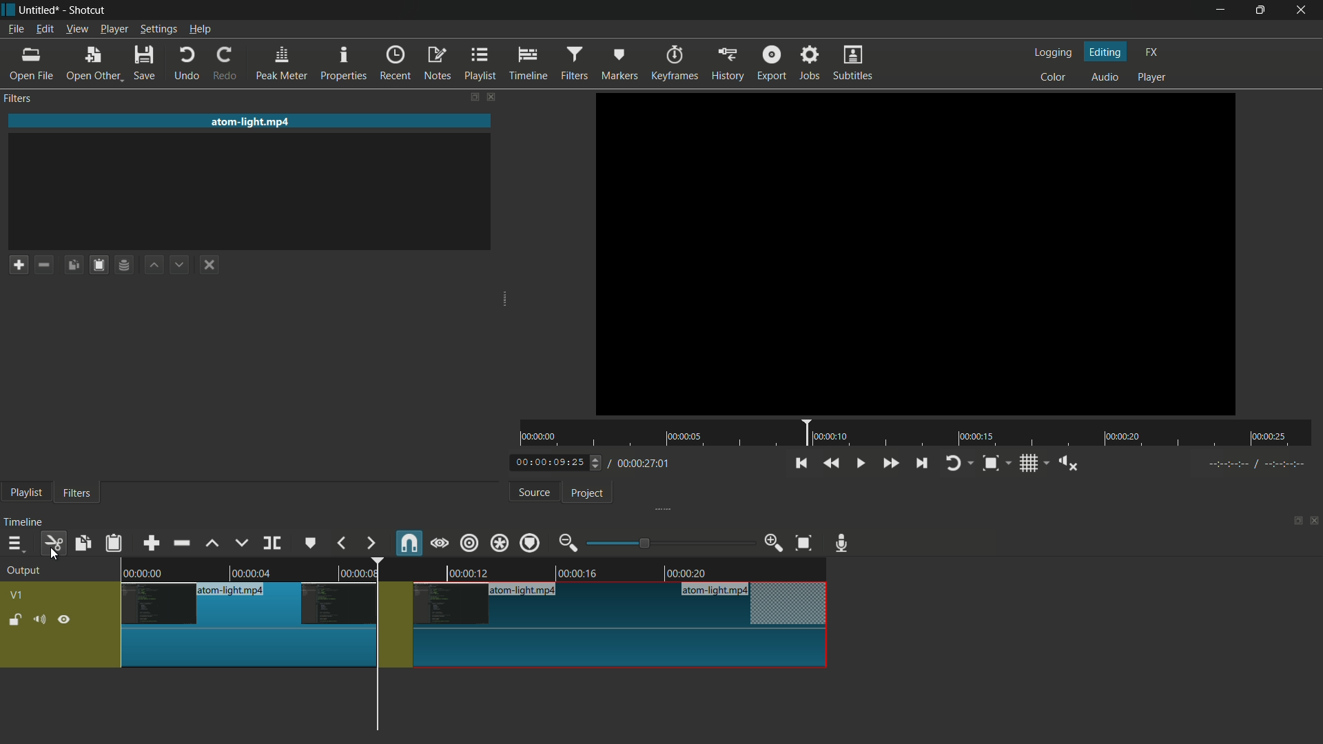  Describe the element at coordinates (1106, 51) in the screenshot. I see `editing` at that location.